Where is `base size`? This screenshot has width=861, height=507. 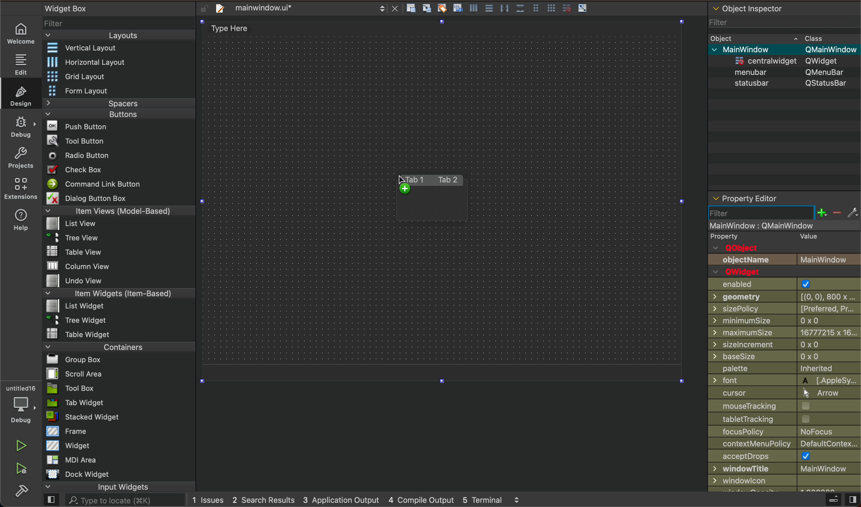
base size is located at coordinates (784, 356).